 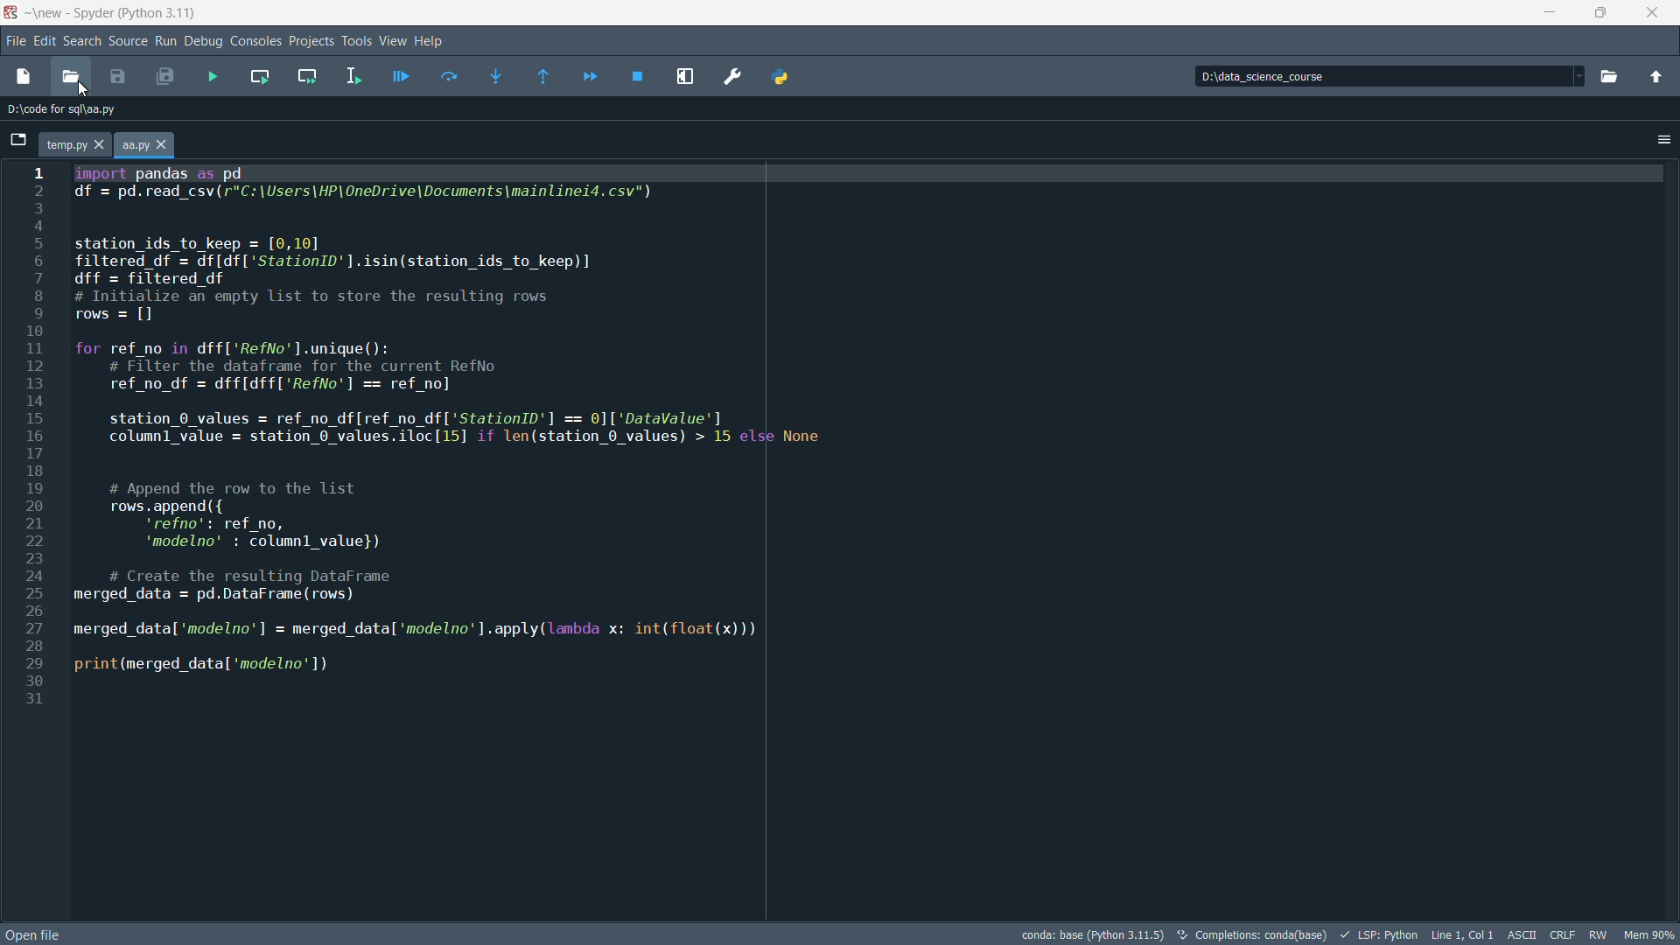 I want to click on execute until funtion or method return, so click(x=536, y=75).